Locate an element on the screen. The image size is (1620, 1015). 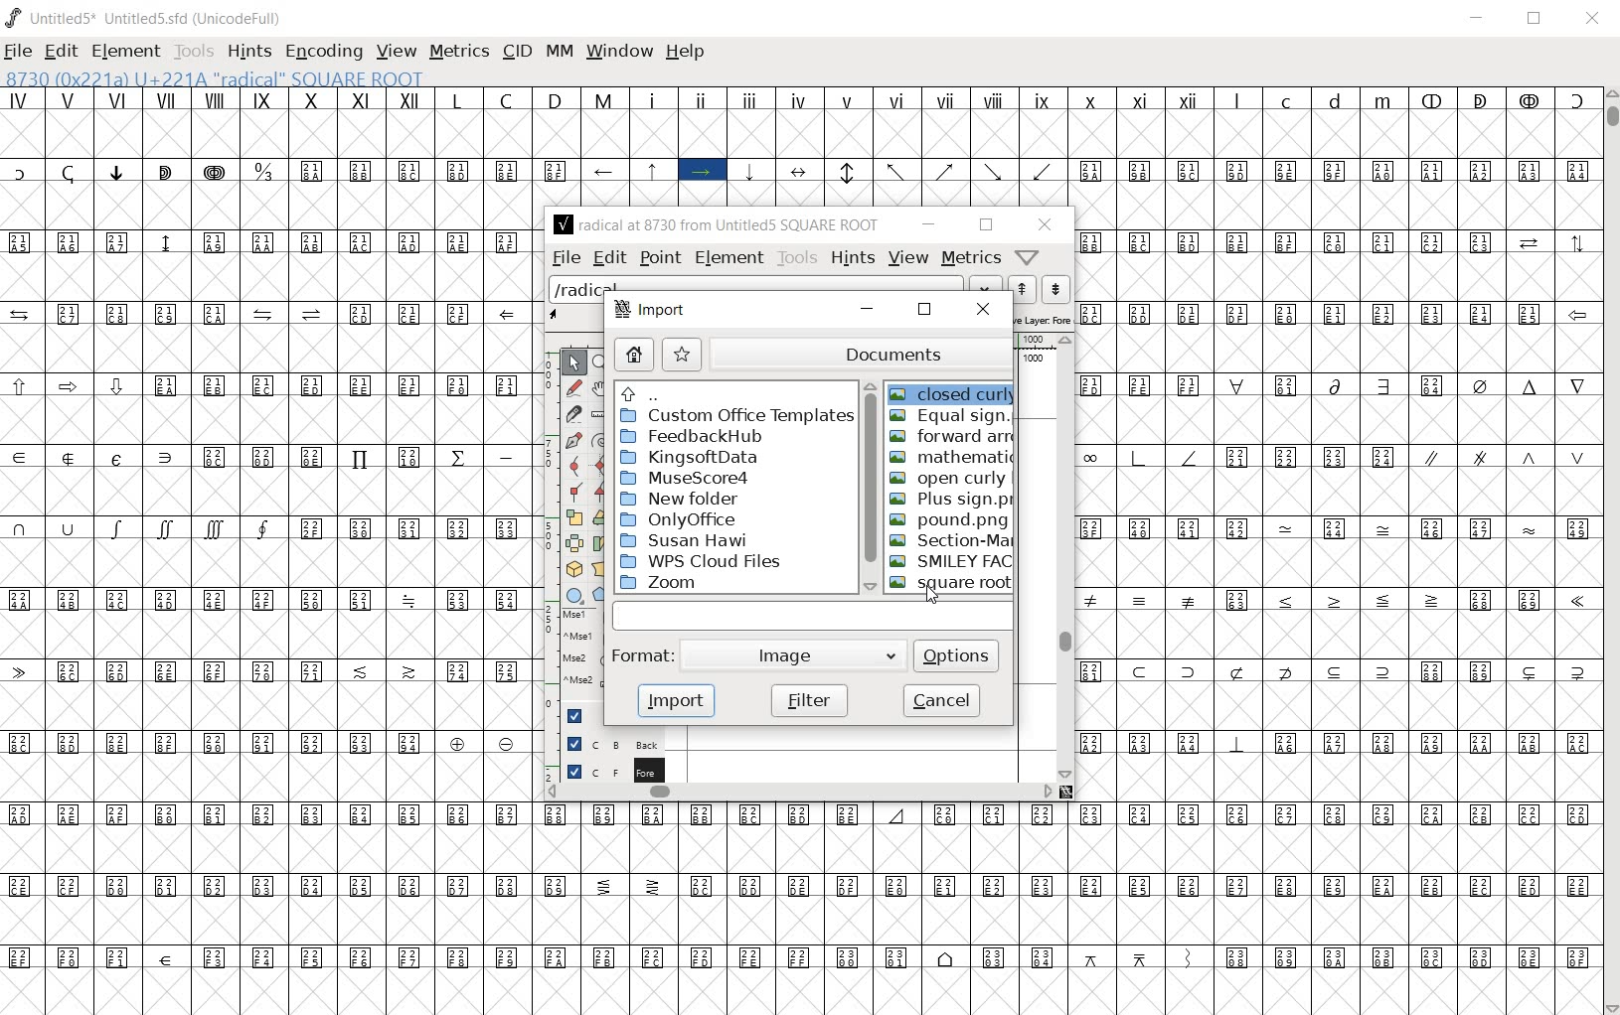
add a curve point always either horizontal or vertical is located at coordinates (597, 464).